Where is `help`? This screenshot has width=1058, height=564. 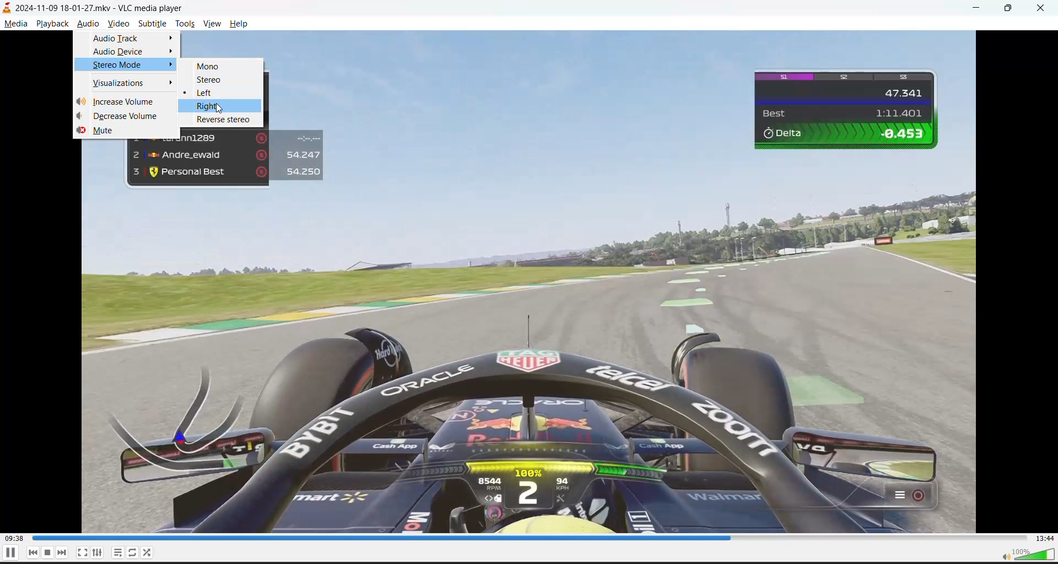
help is located at coordinates (236, 25).